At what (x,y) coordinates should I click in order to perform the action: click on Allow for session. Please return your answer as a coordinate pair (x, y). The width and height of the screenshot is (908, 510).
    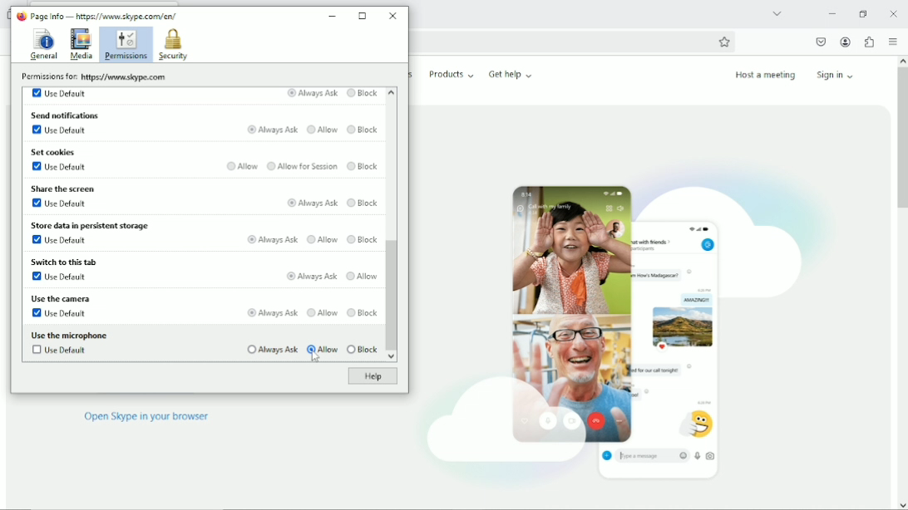
    Looking at the image, I should click on (302, 166).